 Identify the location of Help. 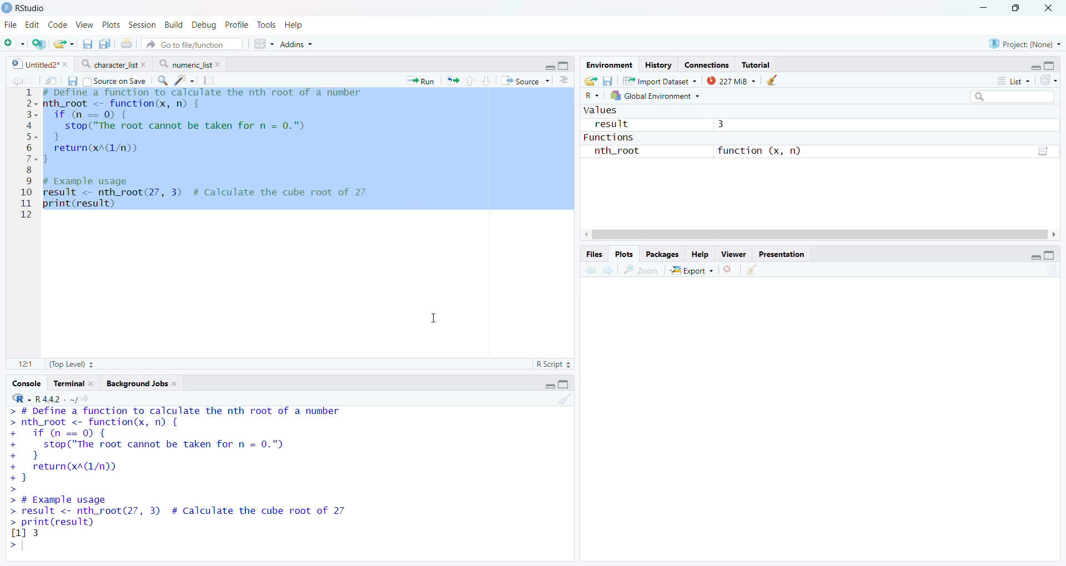
(296, 25).